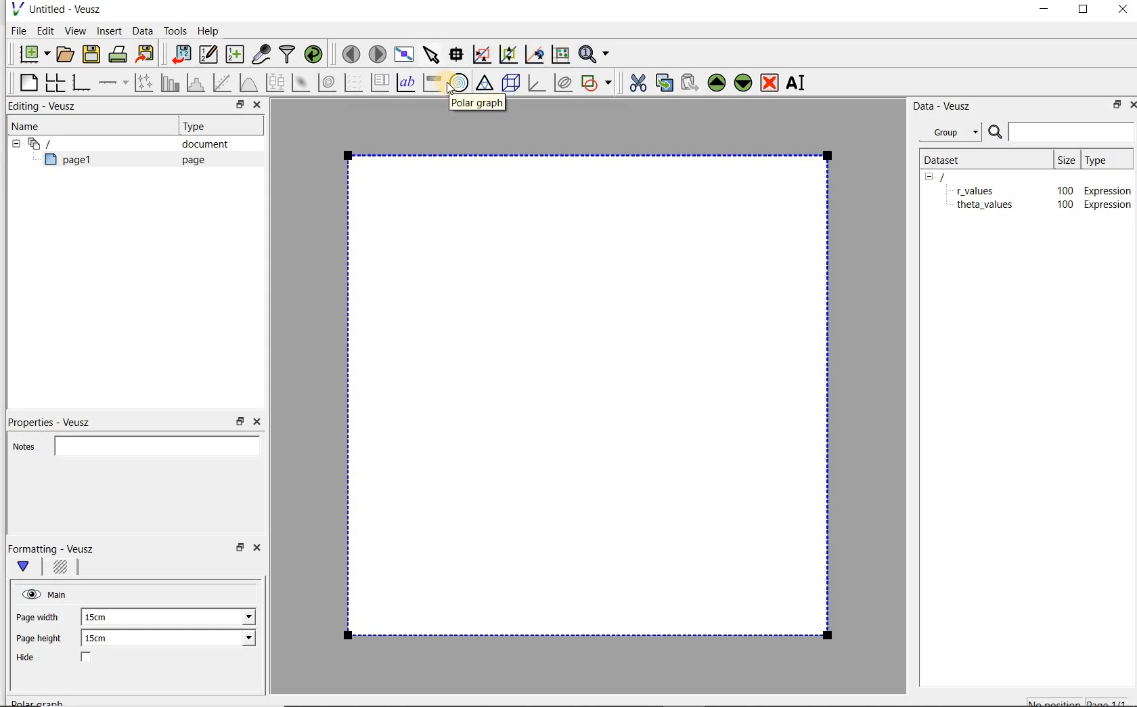 Image resolution: width=1137 pixels, height=707 pixels. Describe the element at coordinates (55, 8) in the screenshot. I see `Untitled - Veusz` at that location.